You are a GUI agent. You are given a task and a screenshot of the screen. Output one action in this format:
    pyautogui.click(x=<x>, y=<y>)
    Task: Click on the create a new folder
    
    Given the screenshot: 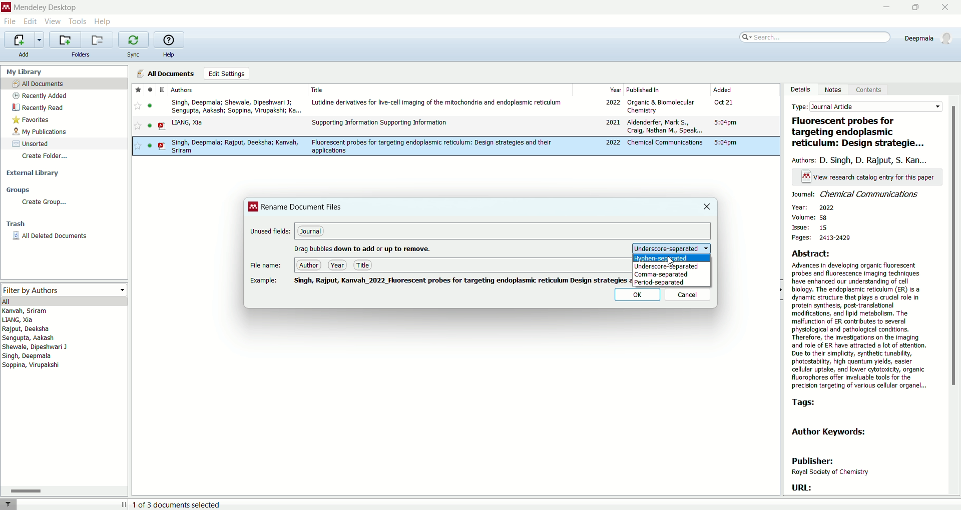 What is the action you would take?
    pyautogui.click(x=66, y=39)
    